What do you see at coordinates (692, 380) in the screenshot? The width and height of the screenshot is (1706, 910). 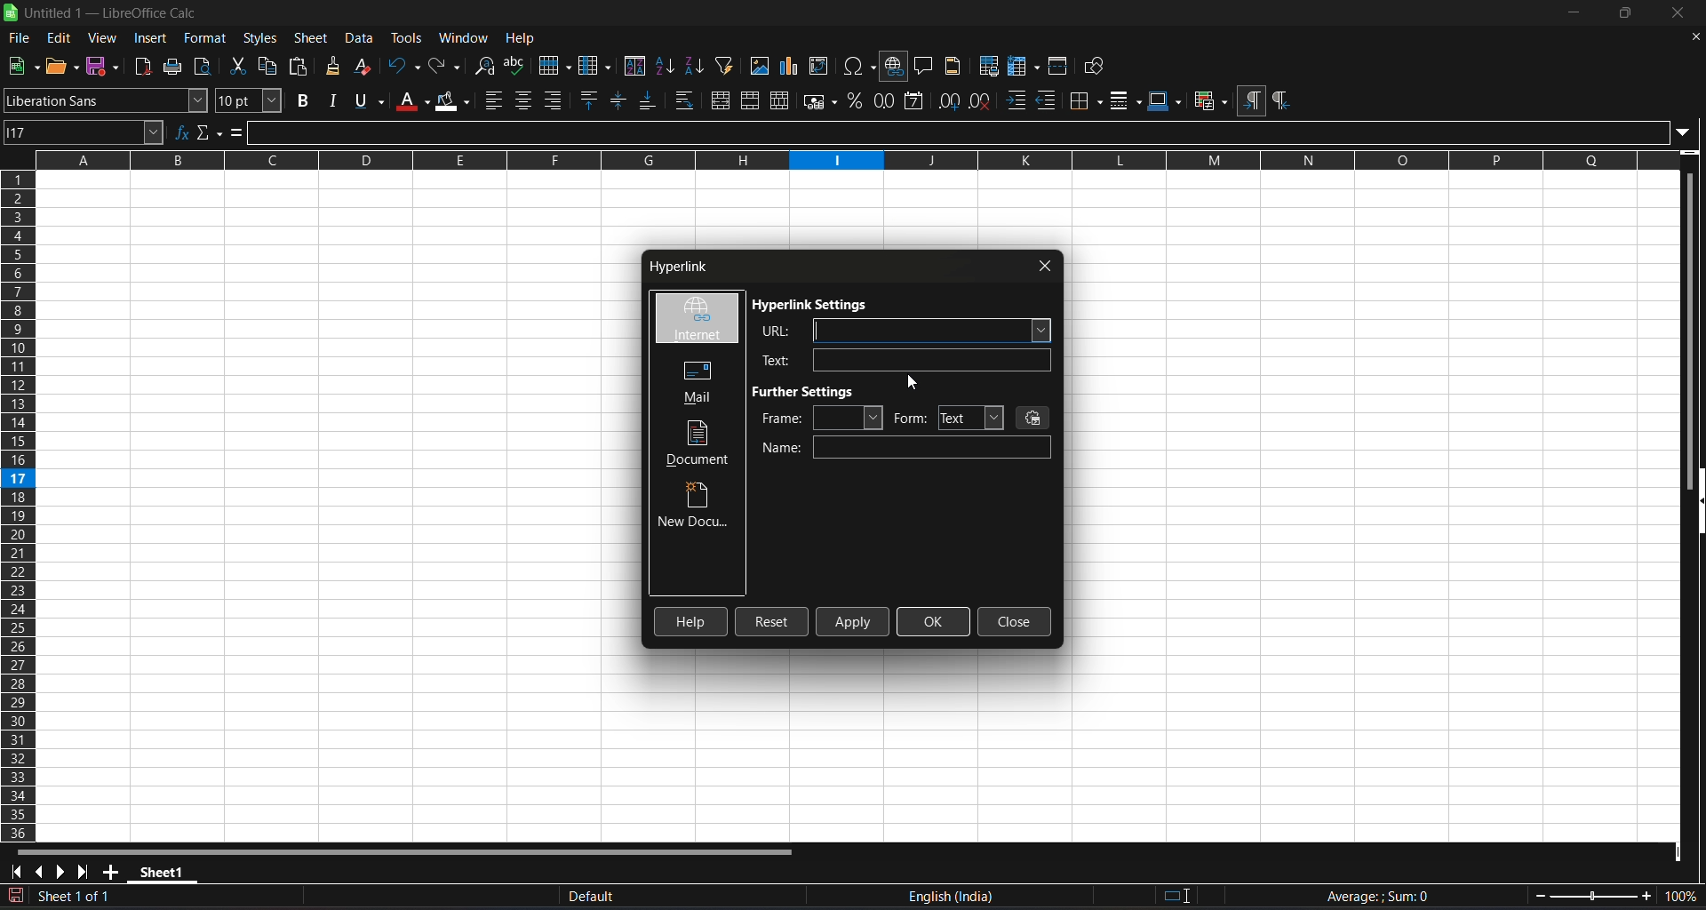 I see `mail` at bounding box center [692, 380].